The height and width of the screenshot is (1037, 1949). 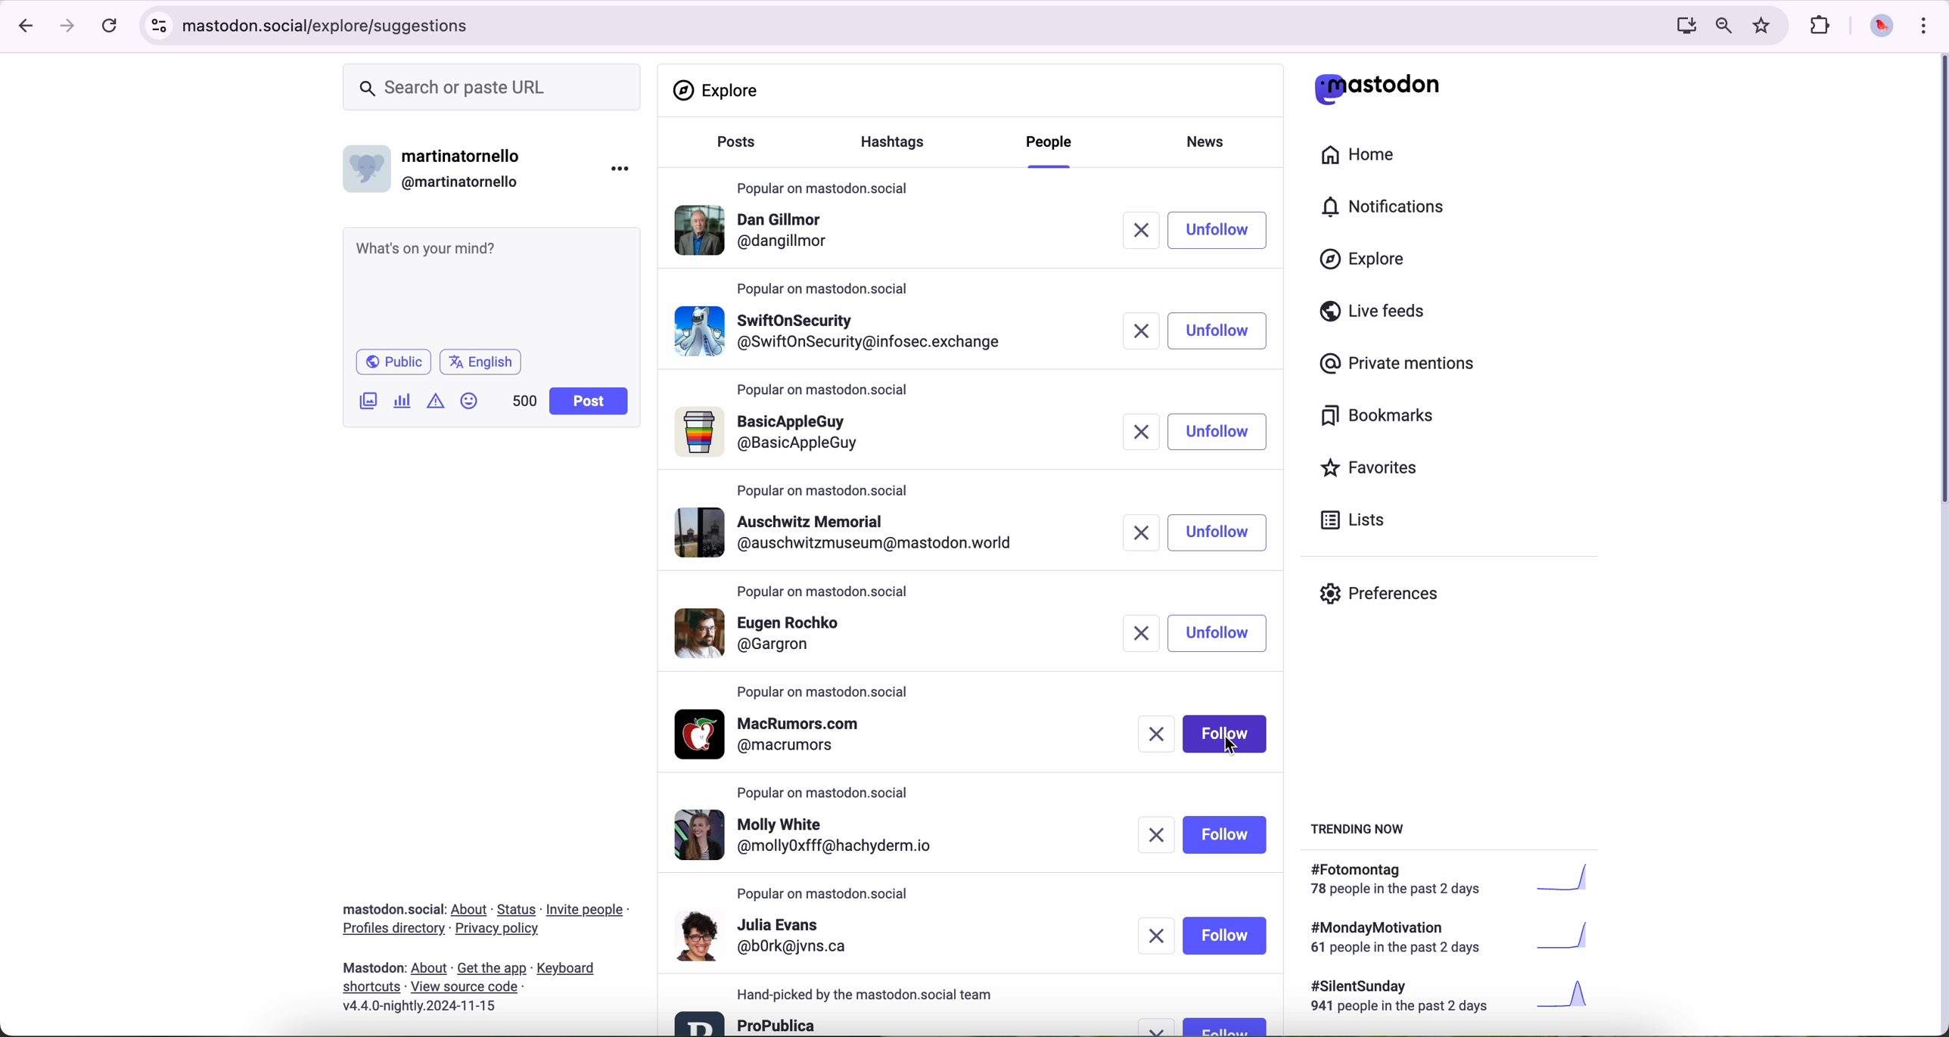 What do you see at coordinates (1144, 330) in the screenshot?
I see `remove` at bounding box center [1144, 330].